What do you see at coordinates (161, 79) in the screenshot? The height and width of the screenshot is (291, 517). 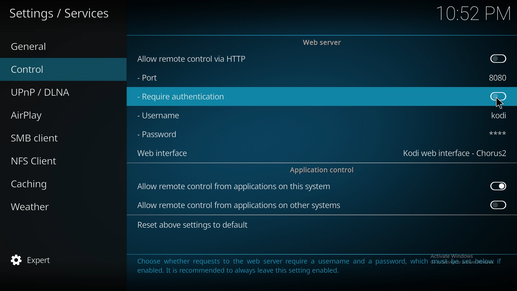 I see `port` at bounding box center [161, 79].